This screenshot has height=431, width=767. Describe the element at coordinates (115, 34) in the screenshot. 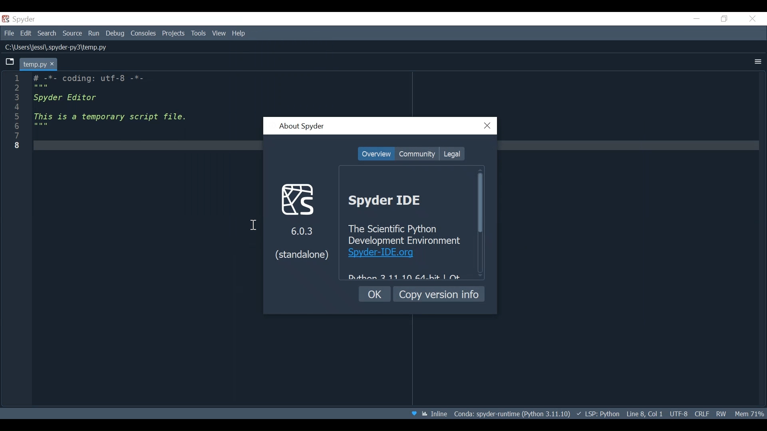

I see `Debug` at that location.